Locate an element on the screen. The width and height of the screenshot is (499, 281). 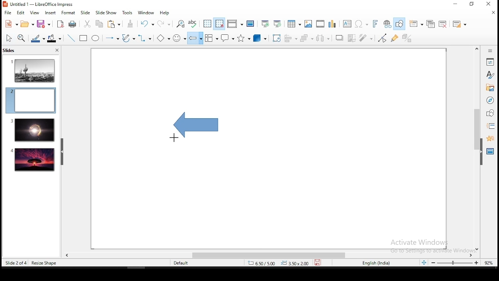
slide is located at coordinates (32, 130).